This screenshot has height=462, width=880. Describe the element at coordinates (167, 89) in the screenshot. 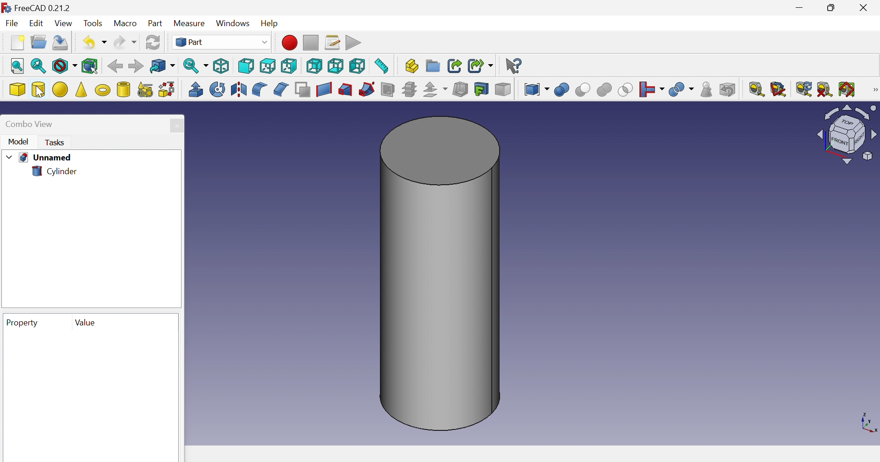

I see `Shape builder` at that location.